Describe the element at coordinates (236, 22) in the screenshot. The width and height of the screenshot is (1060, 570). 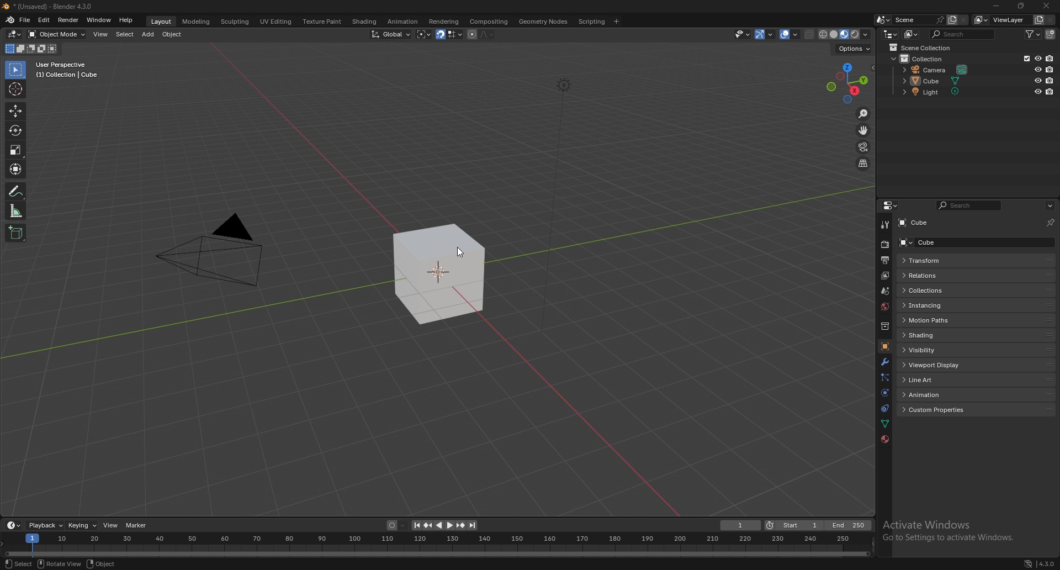
I see `scrulpting` at that location.